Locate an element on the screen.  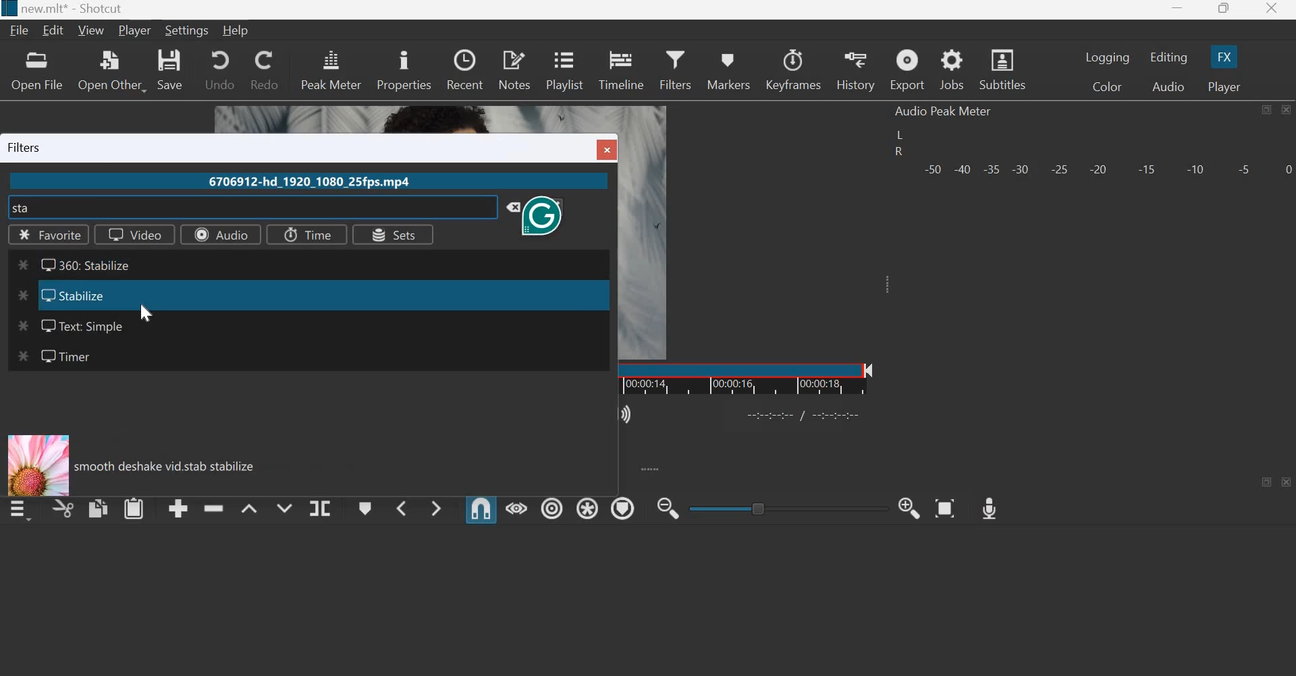
Zoom Timeline to Fit is located at coordinates (945, 508).